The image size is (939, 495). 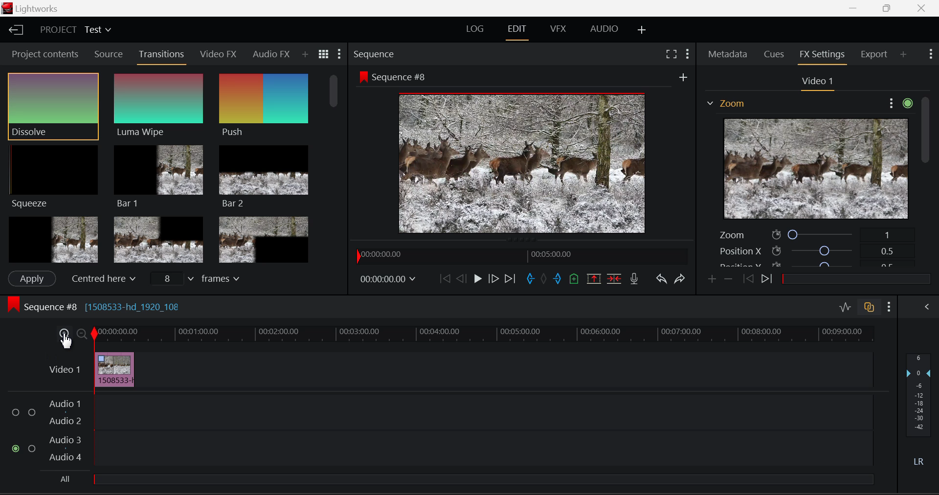 I want to click on Show Settings, so click(x=928, y=54).